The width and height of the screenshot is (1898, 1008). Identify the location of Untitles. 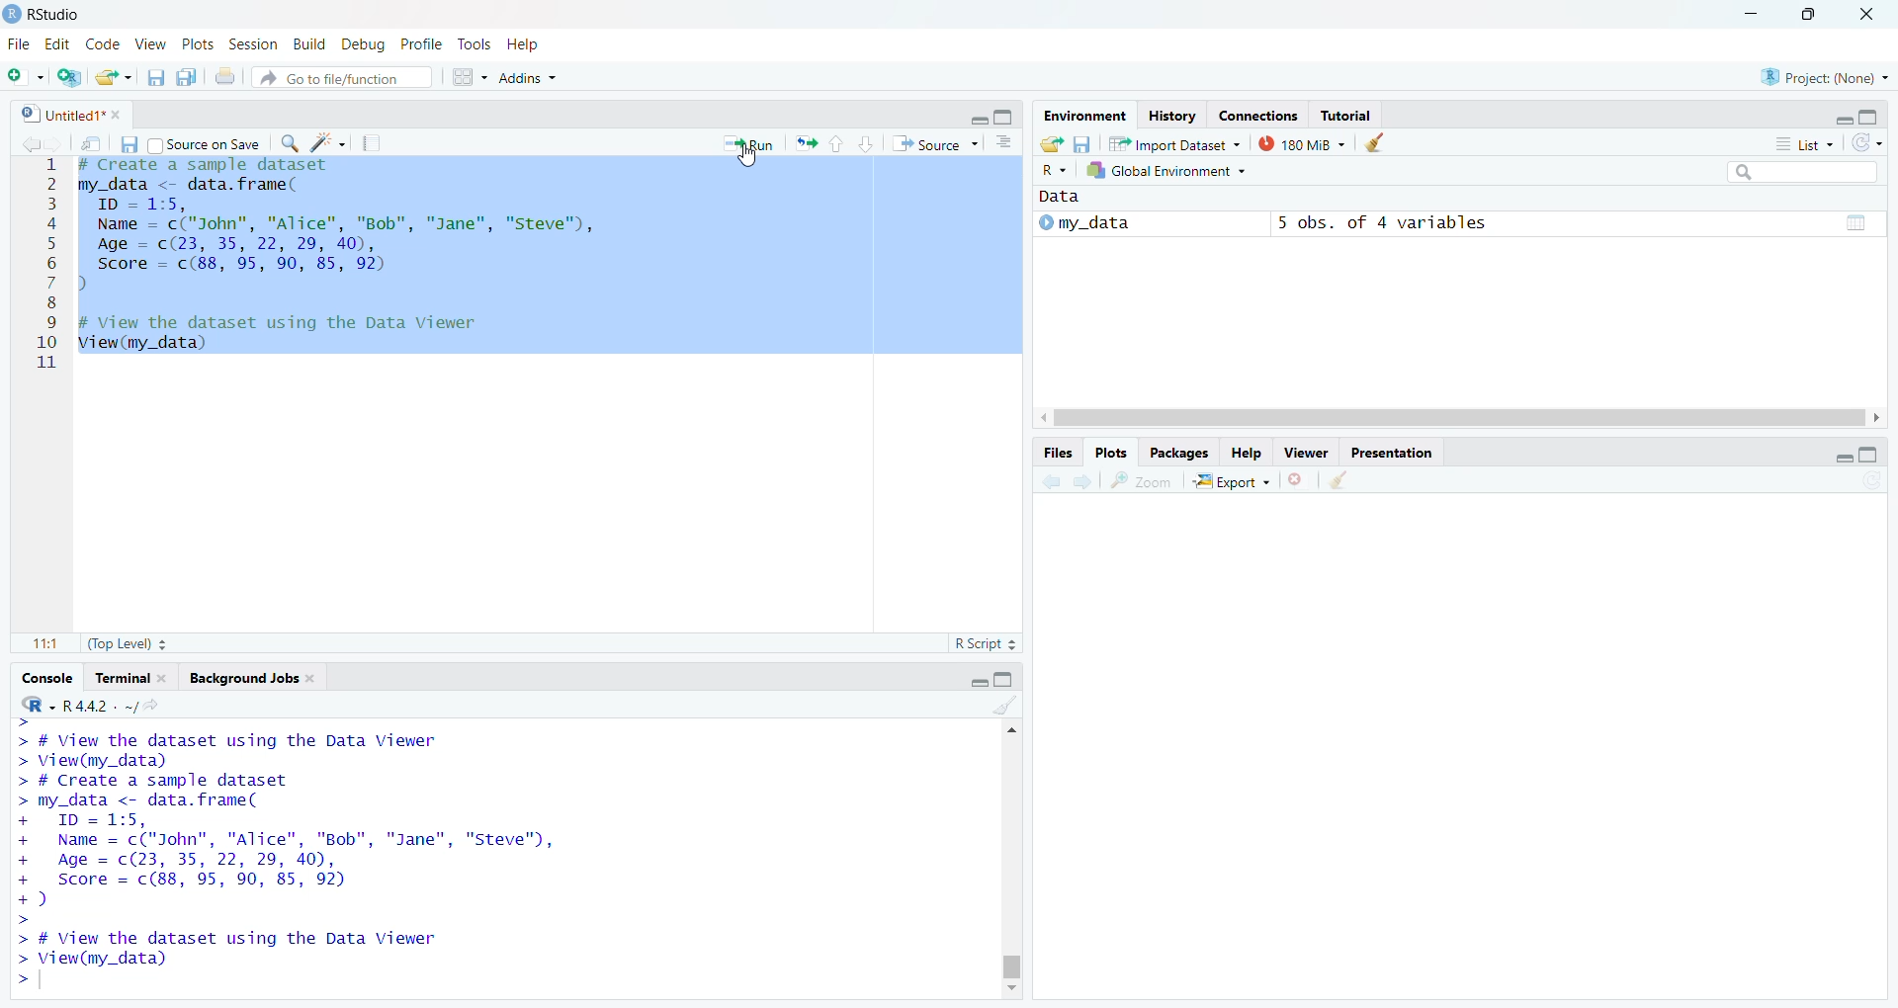
(69, 114).